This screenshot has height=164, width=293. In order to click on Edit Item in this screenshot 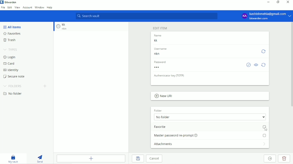, I will do `click(160, 28)`.